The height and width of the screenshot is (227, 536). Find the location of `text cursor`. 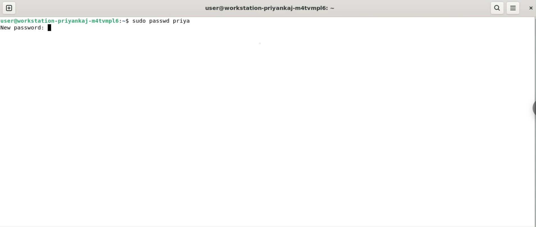

text cursor is located at coordinates (49, 29).